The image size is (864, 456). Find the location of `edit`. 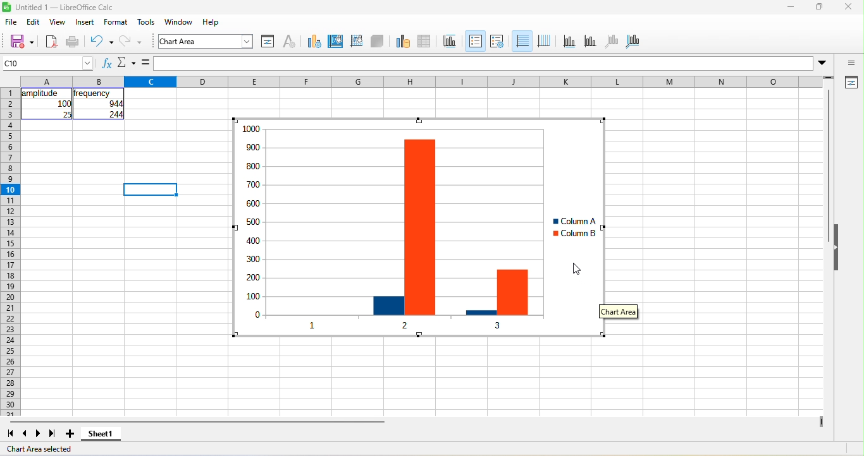

edit is located at coordinates (34, 21).